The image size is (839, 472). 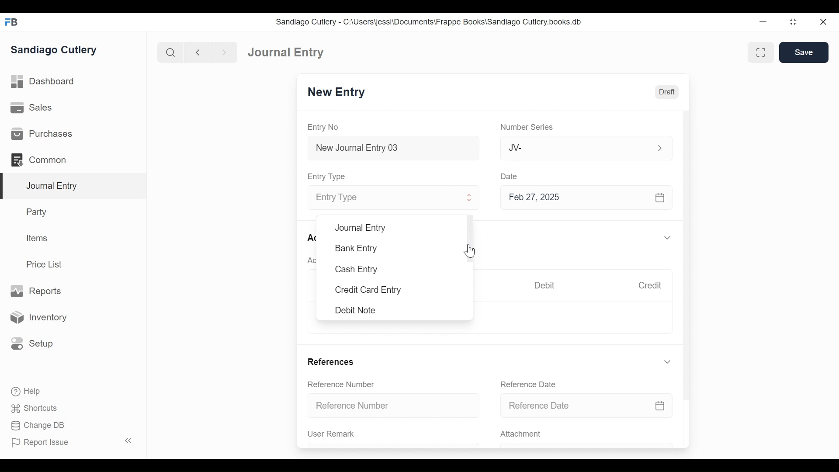 I want to click on Expand, so click(x=659, y=148).